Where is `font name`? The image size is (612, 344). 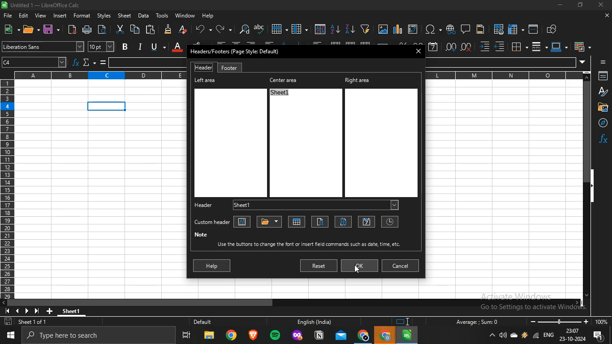
font name is located at coordinates (43, 47).